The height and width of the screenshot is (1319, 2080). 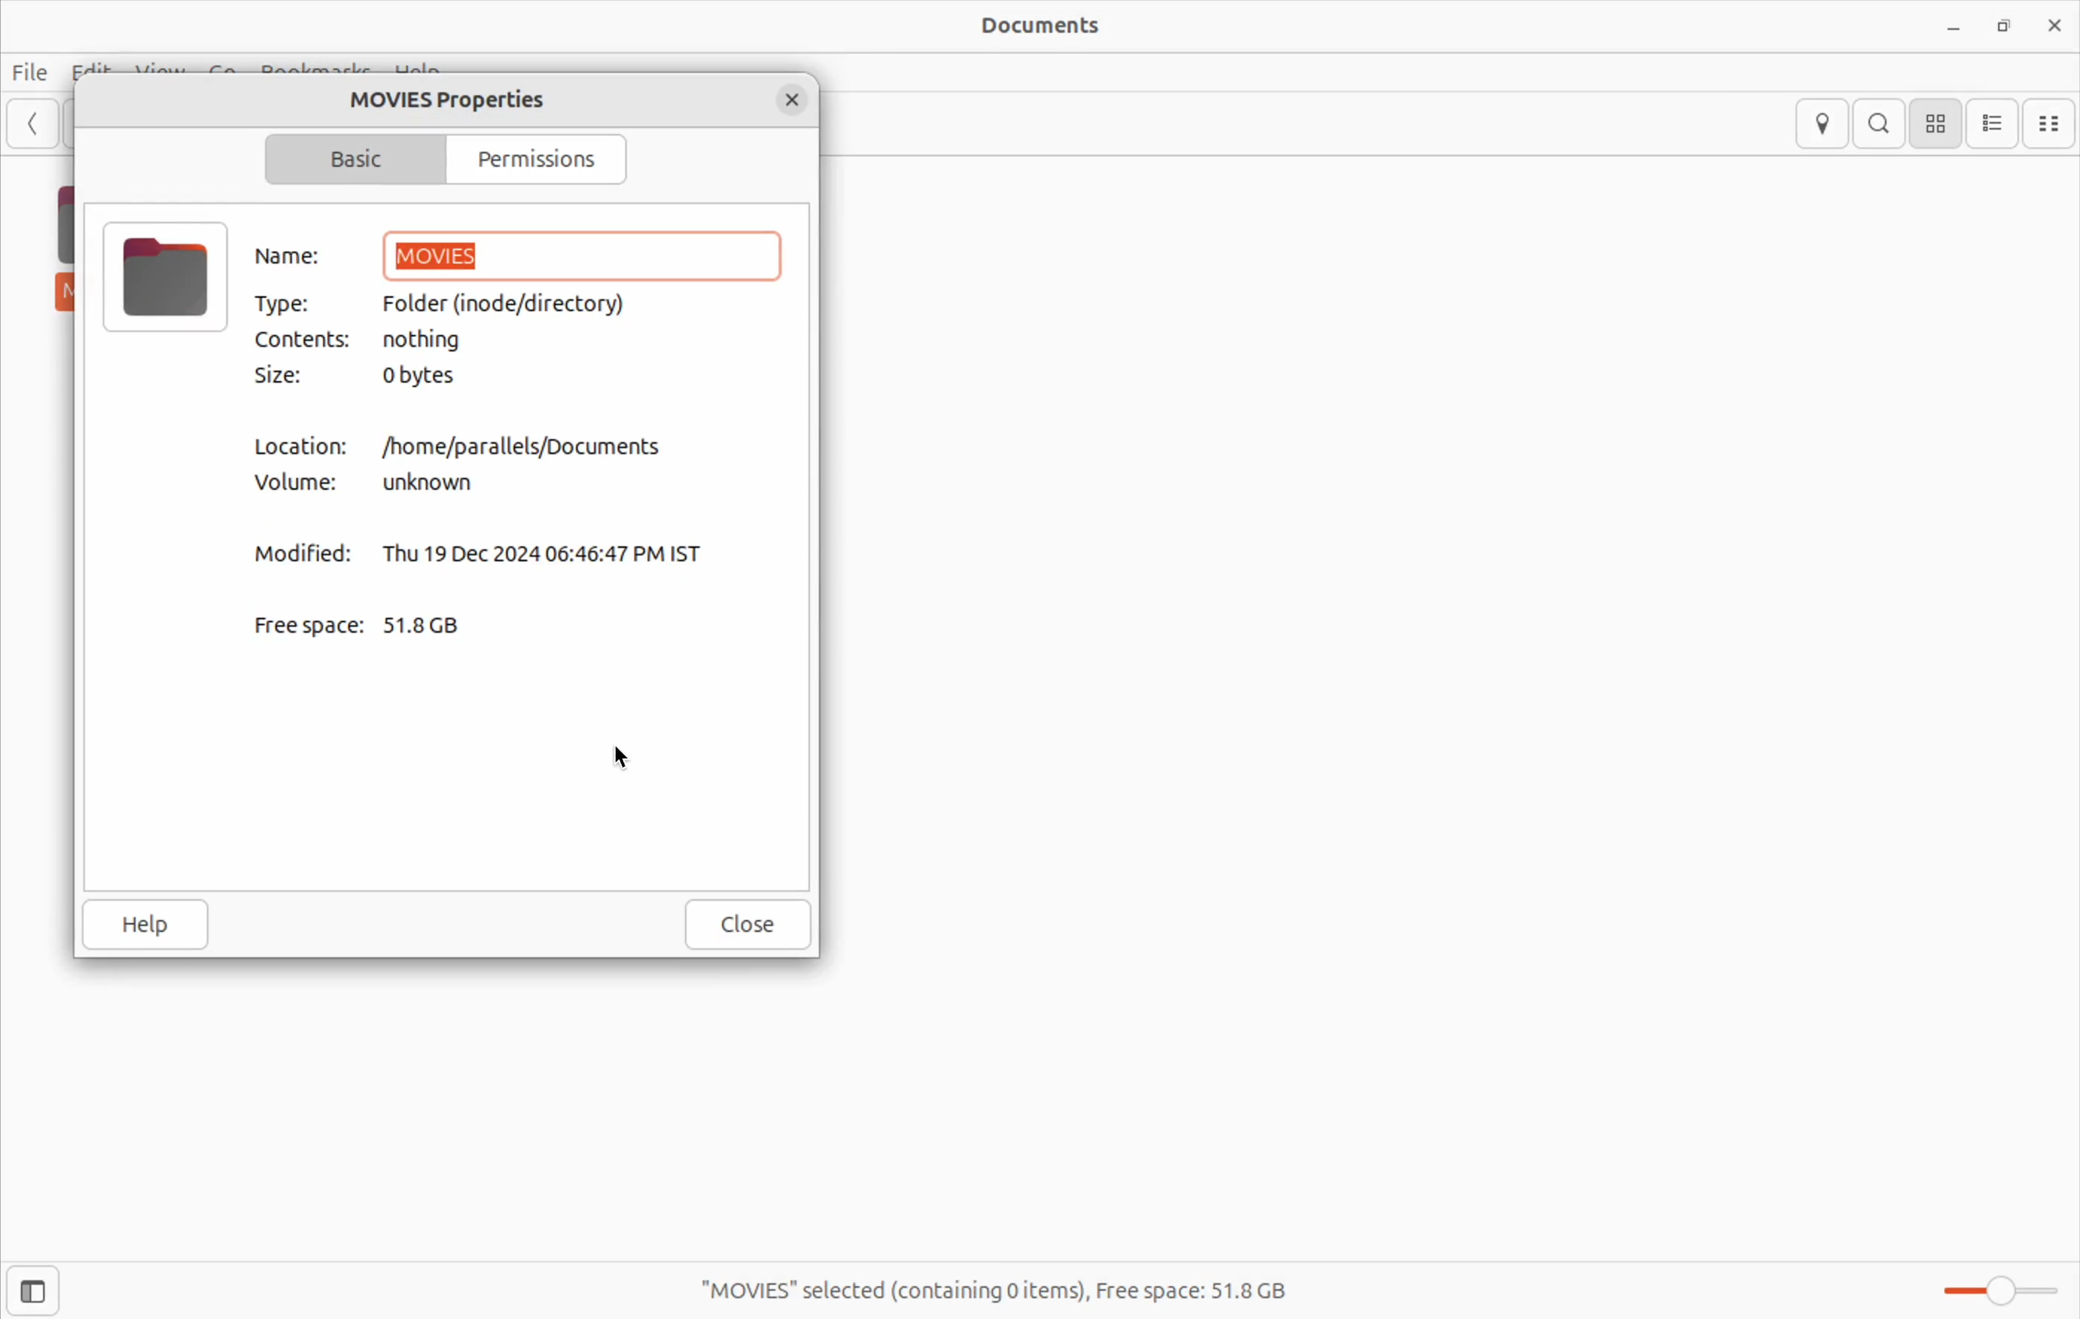 What do you see at coordinates (163, 277) in the screenshot?
I see `File` at bounding box center [163, 277].